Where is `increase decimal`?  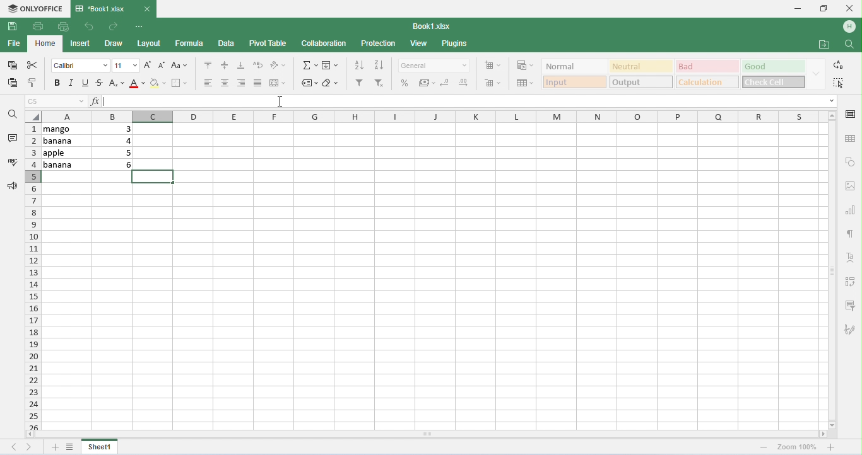 increase decimal is located at coordinates (463, 83).